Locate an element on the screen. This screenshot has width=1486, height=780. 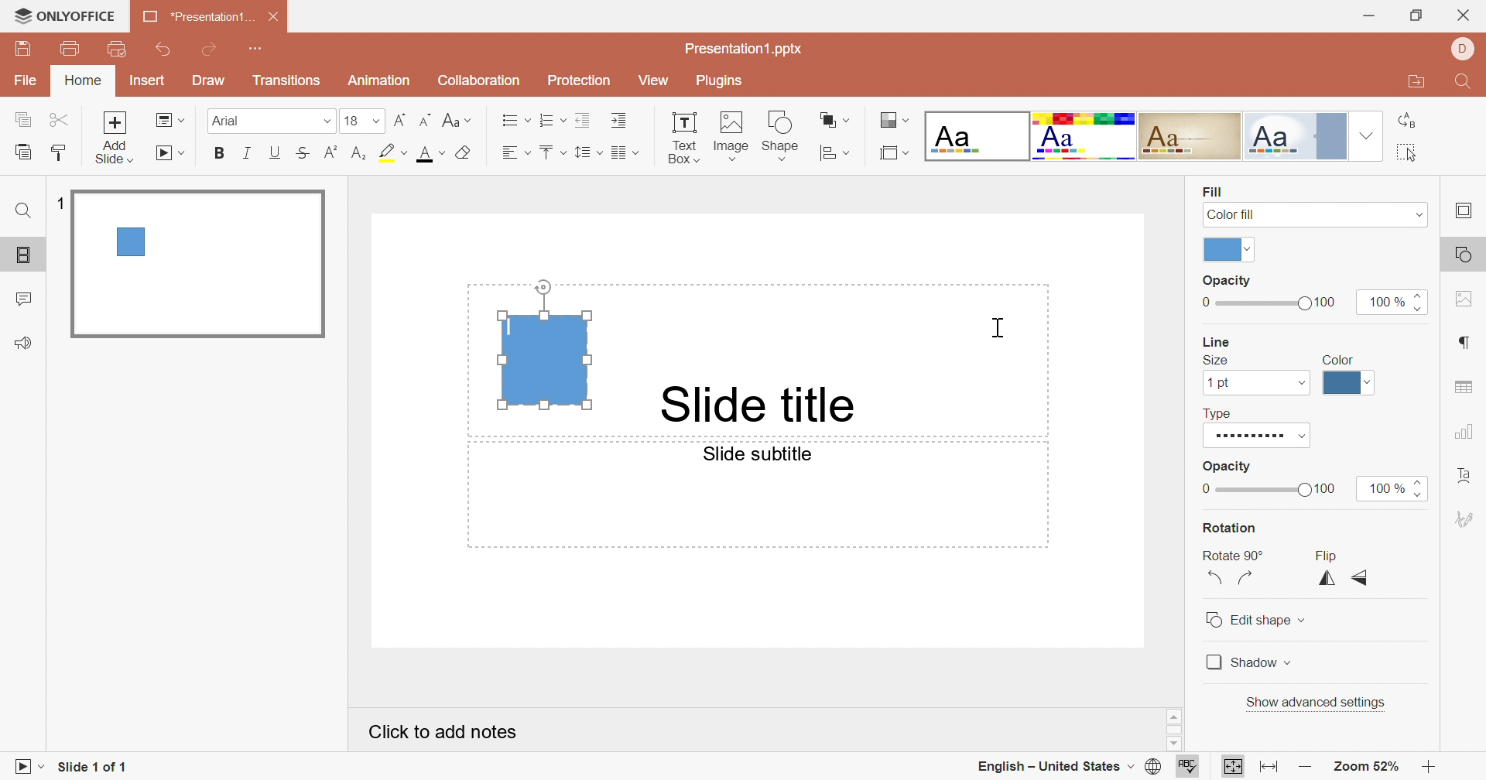
Shape settings is located at coordinates (1463, 255).